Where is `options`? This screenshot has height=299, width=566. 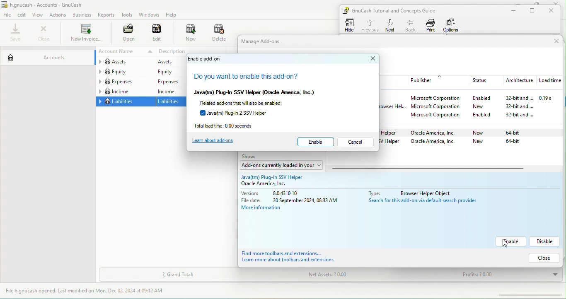
options is located at coordinates (453, 25).